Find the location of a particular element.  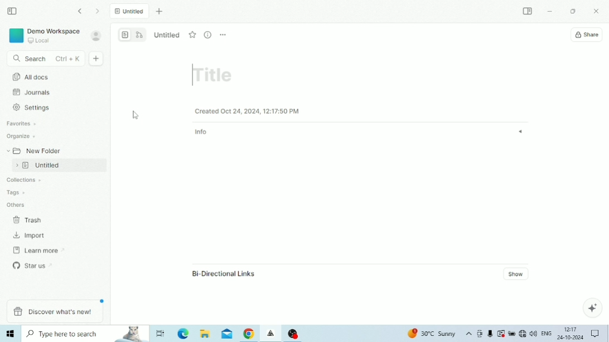

Title is located at coordinates (214, 74).